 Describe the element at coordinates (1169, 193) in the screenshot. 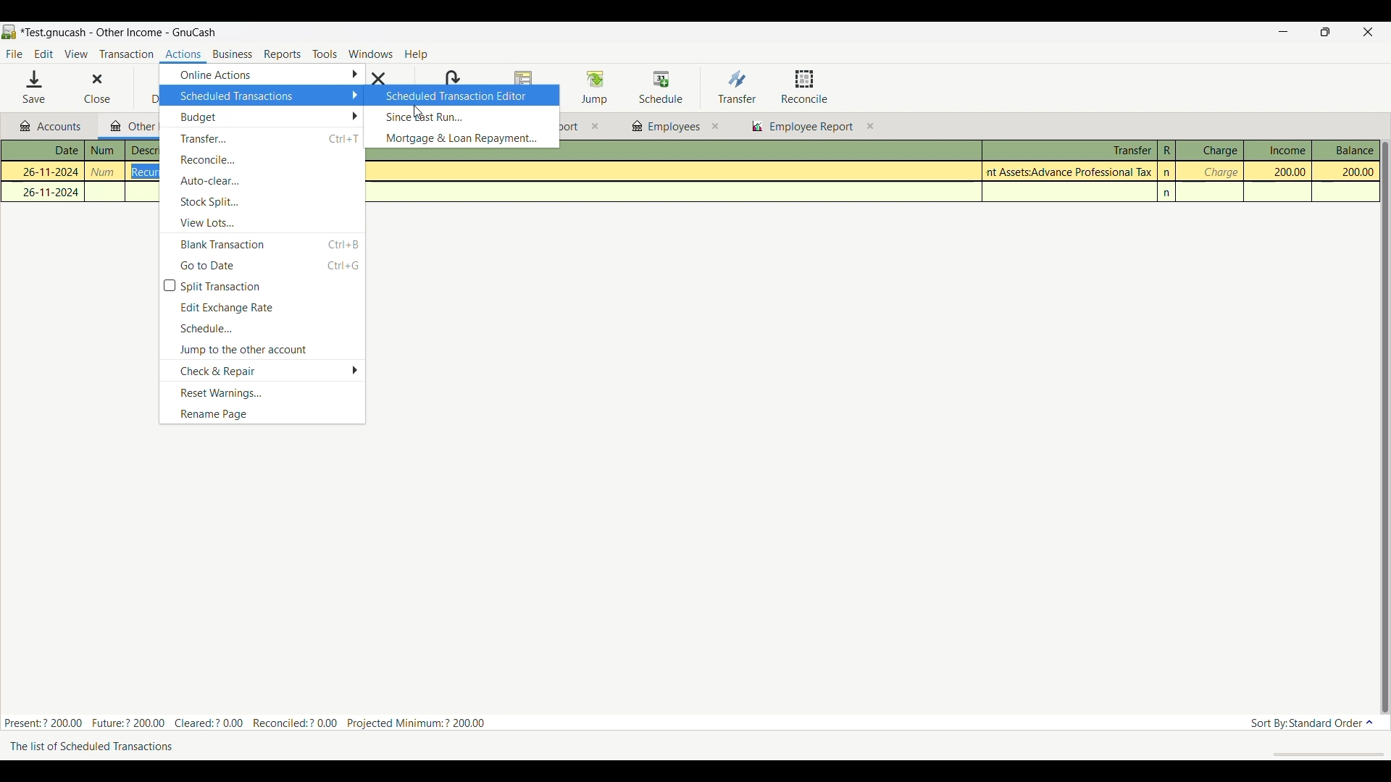

I see `n` at that location.